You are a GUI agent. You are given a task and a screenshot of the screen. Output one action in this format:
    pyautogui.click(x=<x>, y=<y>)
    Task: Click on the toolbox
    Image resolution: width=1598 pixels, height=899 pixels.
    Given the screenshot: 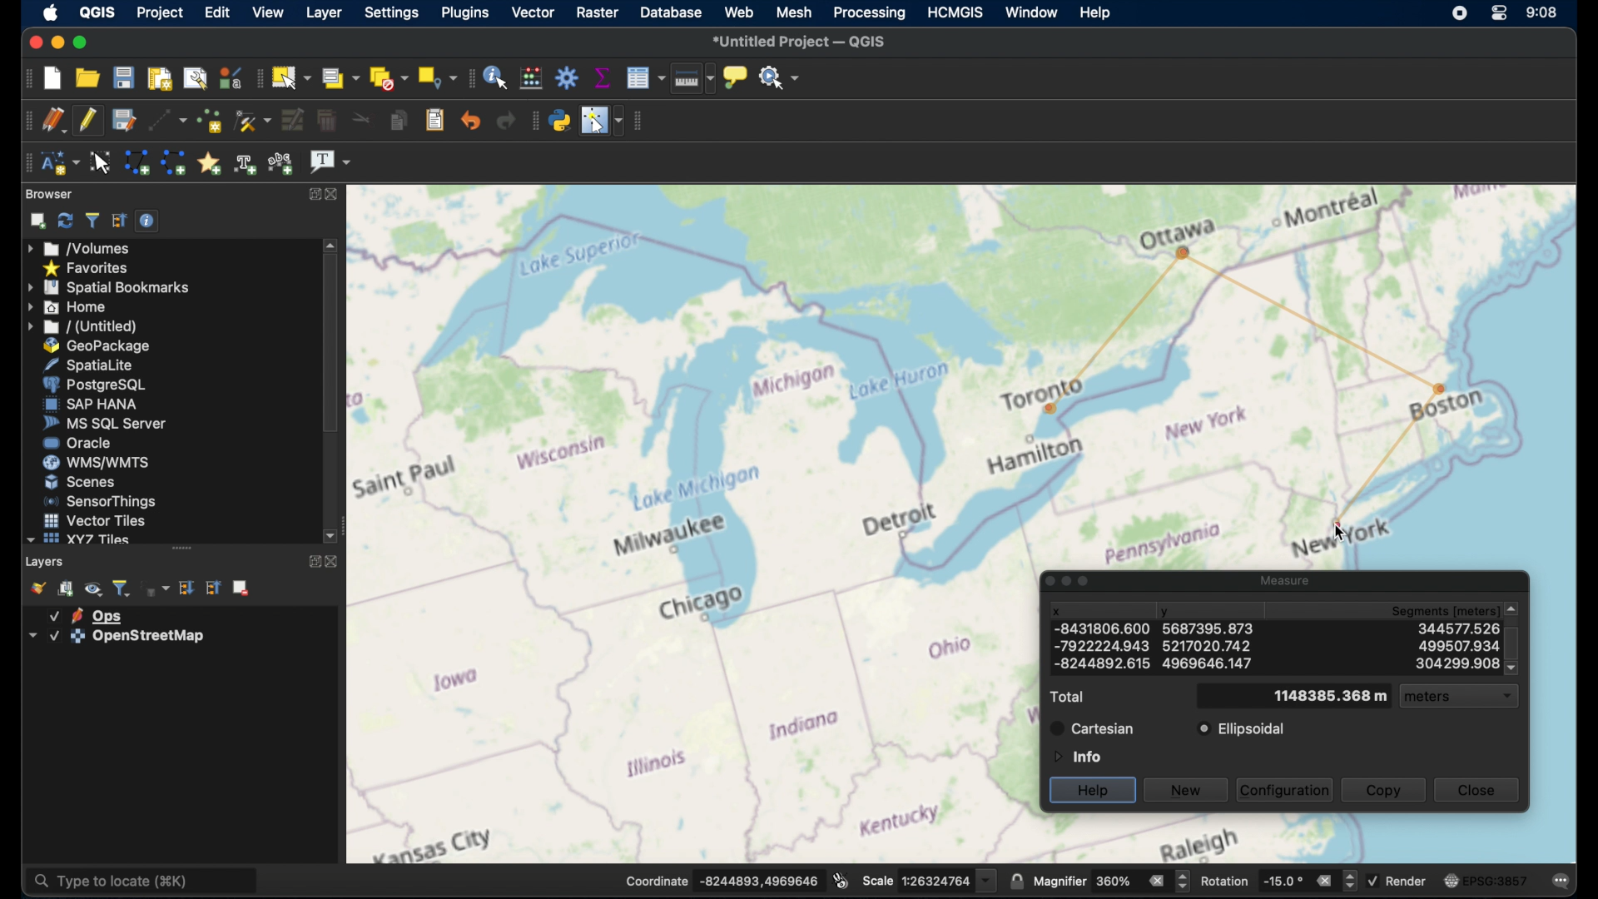 What is the action you would take?
    pyautogui.click(x=568, y=77)
    